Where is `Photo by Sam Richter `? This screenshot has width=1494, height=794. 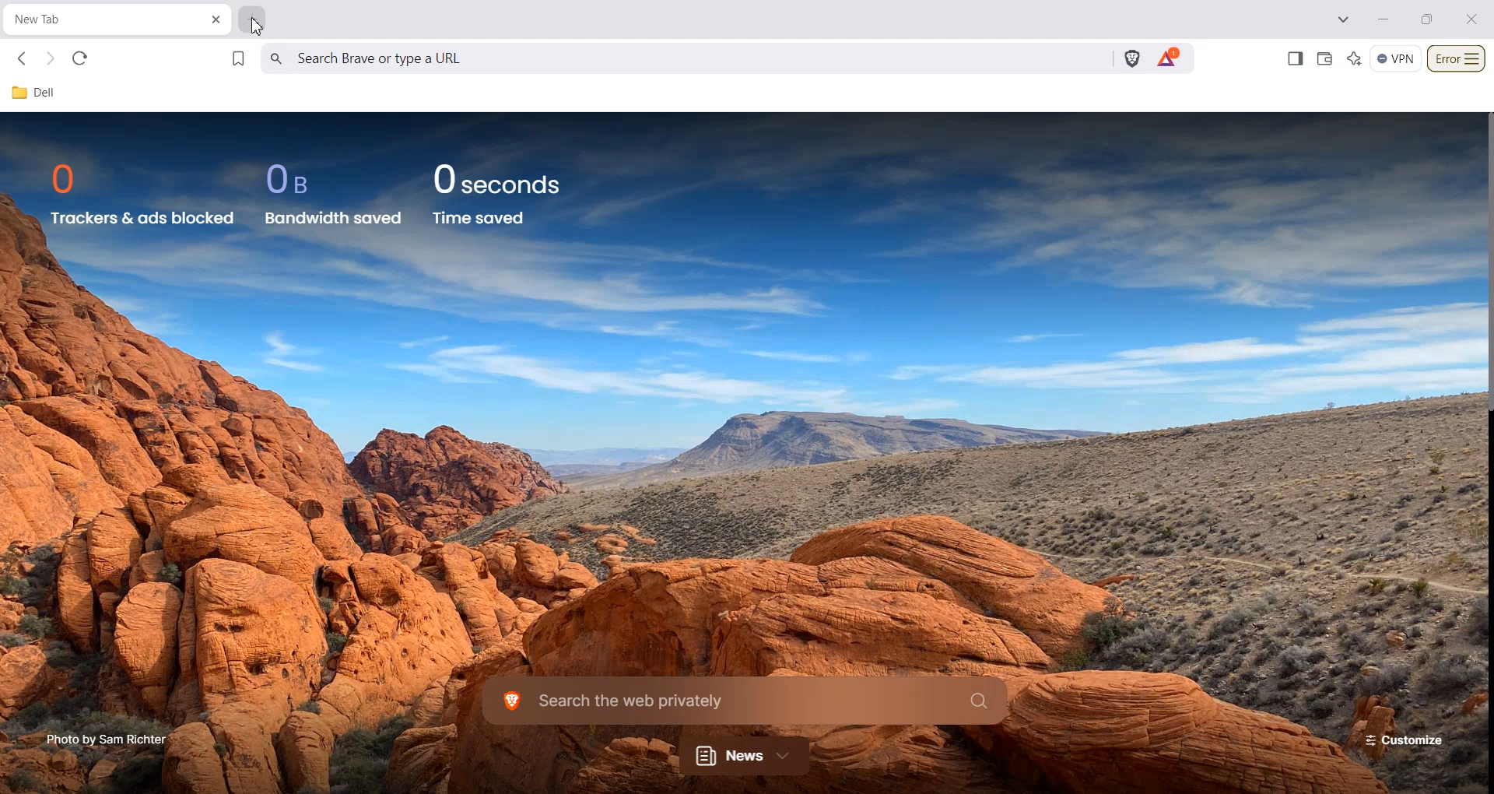
Photo by Sam Richter  is located at coordinates (107, 738).